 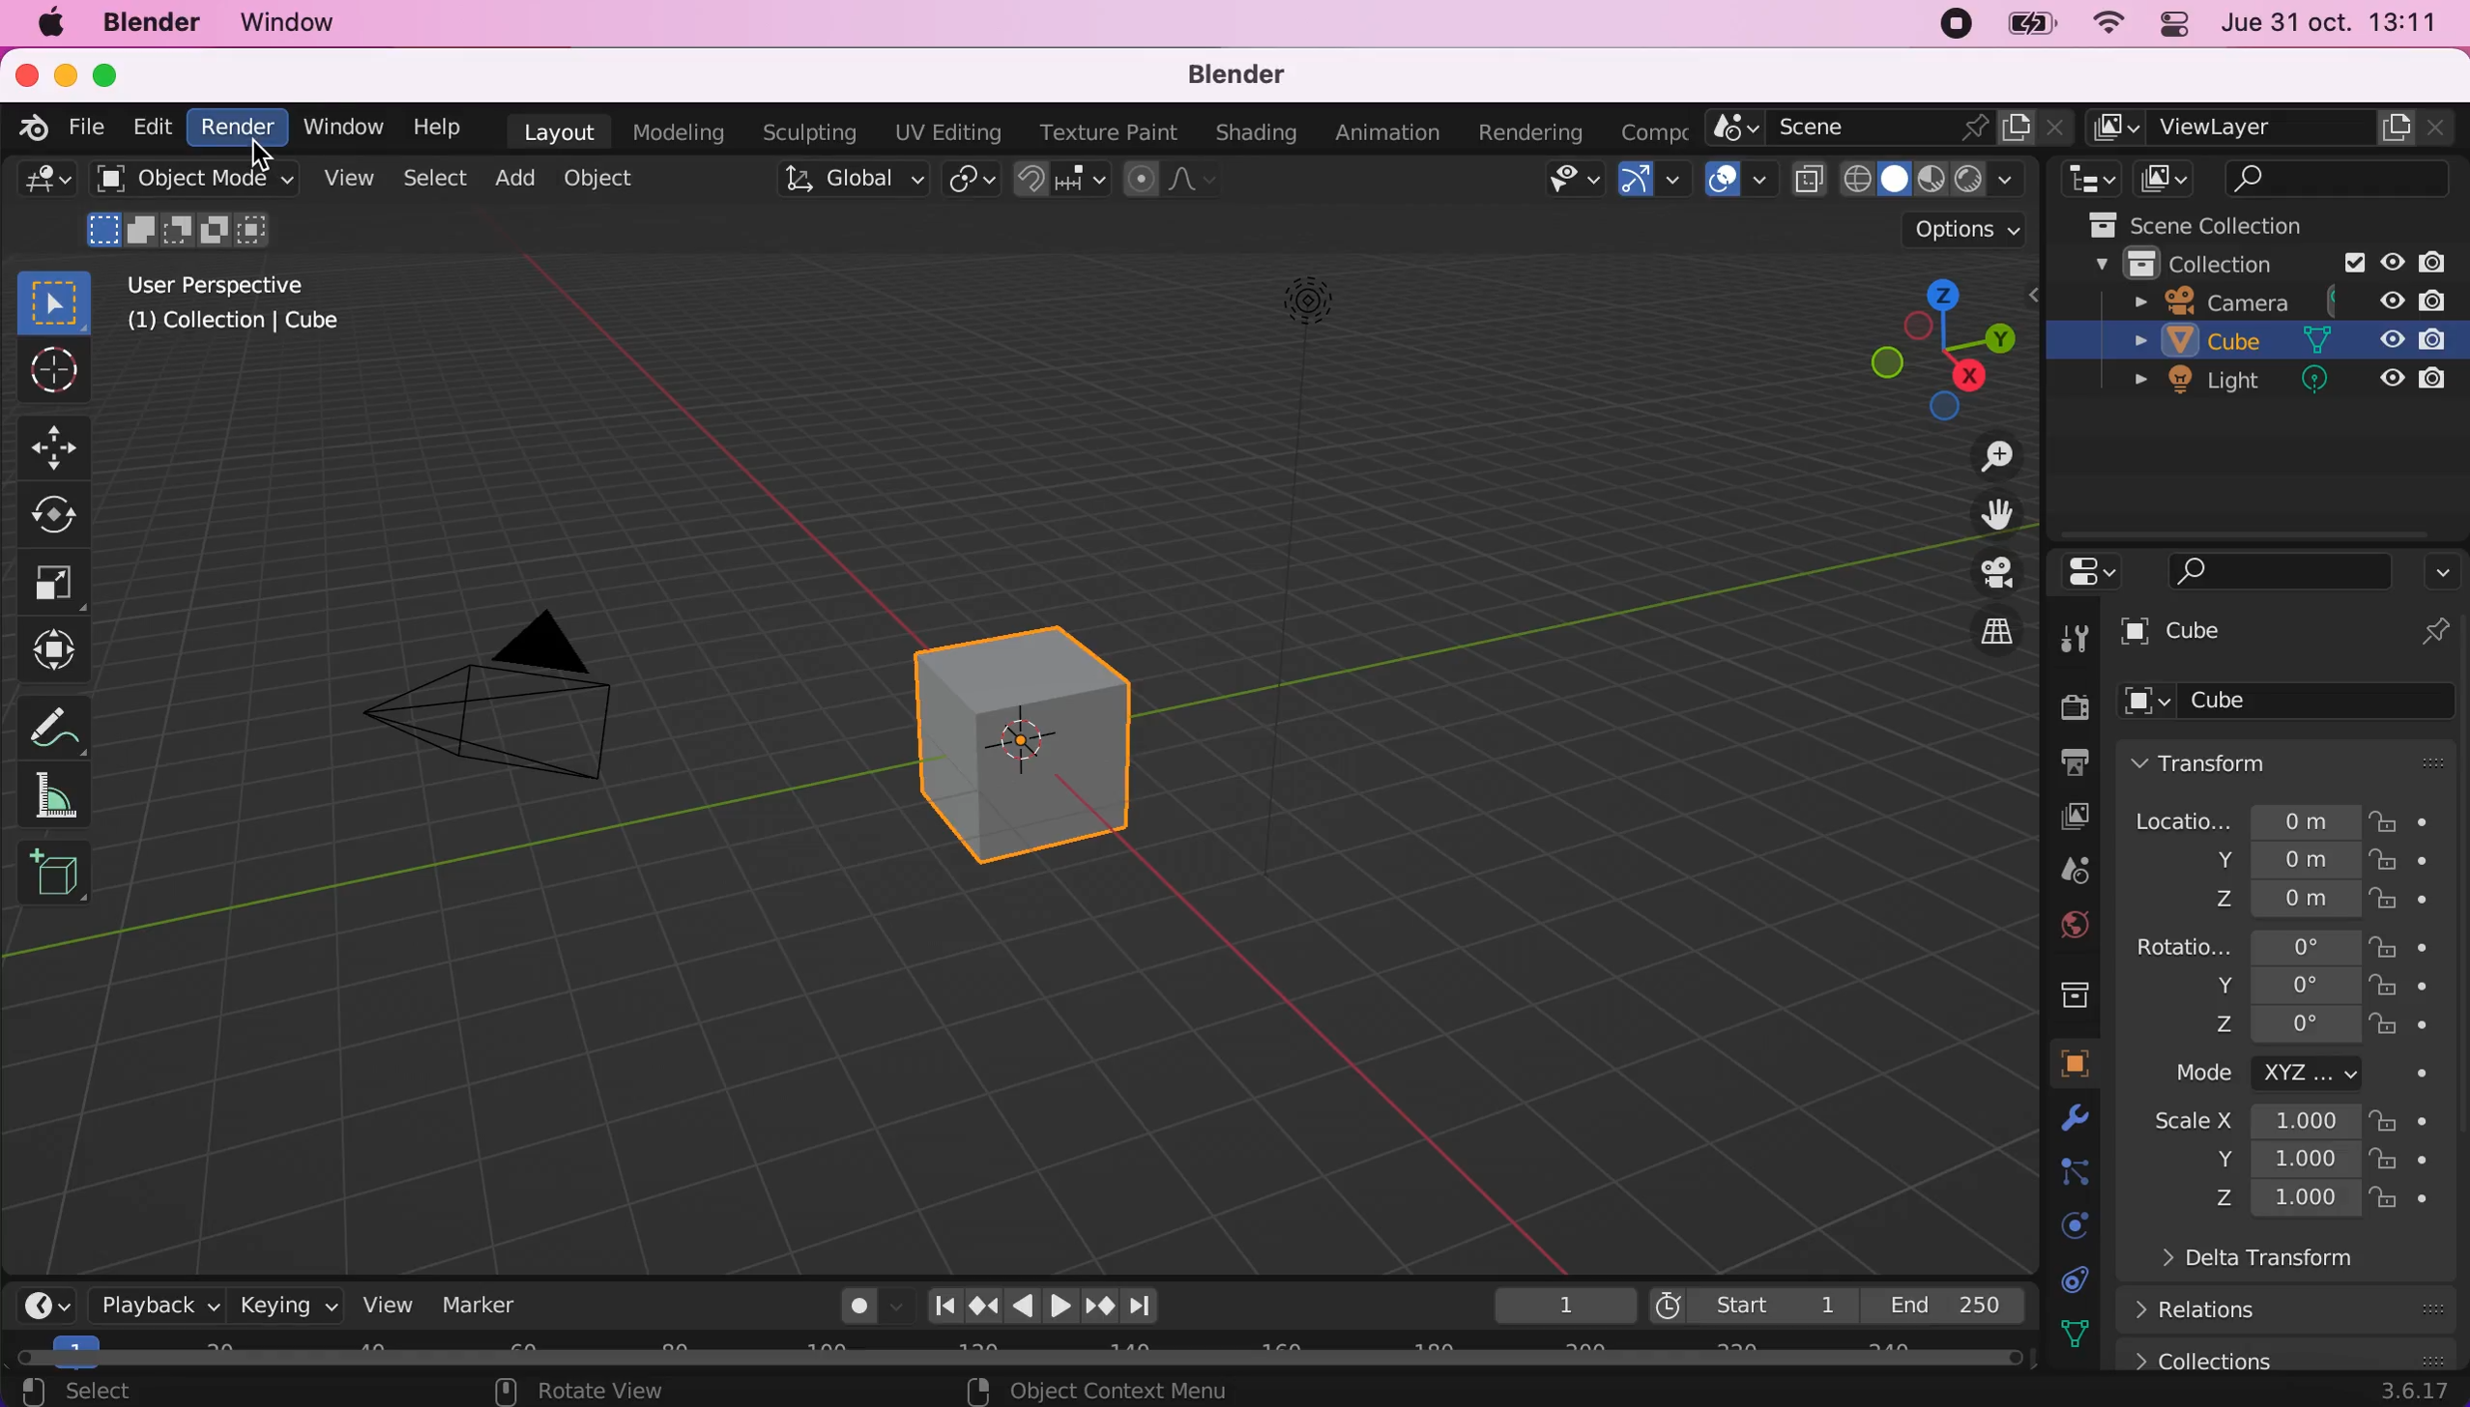 I want to click on auto keying, so click(x=857, y=1310).